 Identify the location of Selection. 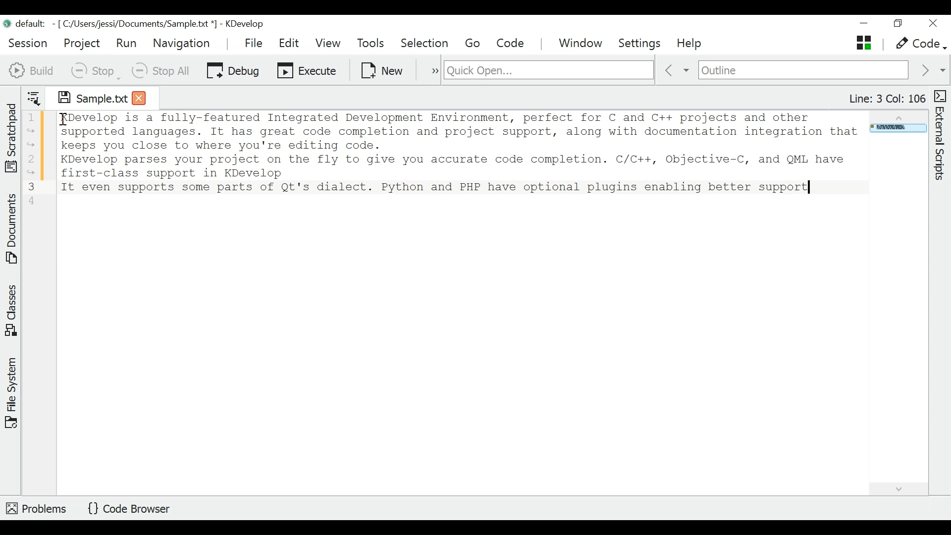
(425, 44).